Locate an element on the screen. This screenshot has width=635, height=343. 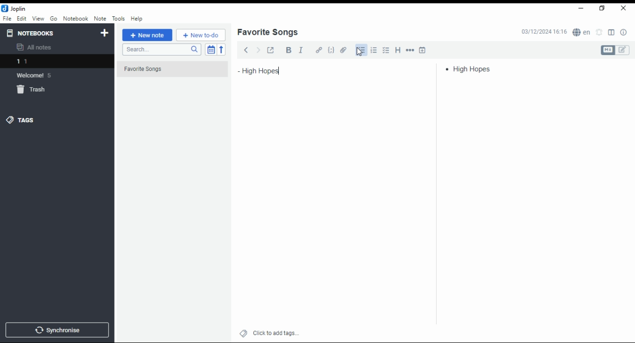
reverse sort order is located at coordinates (221, 50).